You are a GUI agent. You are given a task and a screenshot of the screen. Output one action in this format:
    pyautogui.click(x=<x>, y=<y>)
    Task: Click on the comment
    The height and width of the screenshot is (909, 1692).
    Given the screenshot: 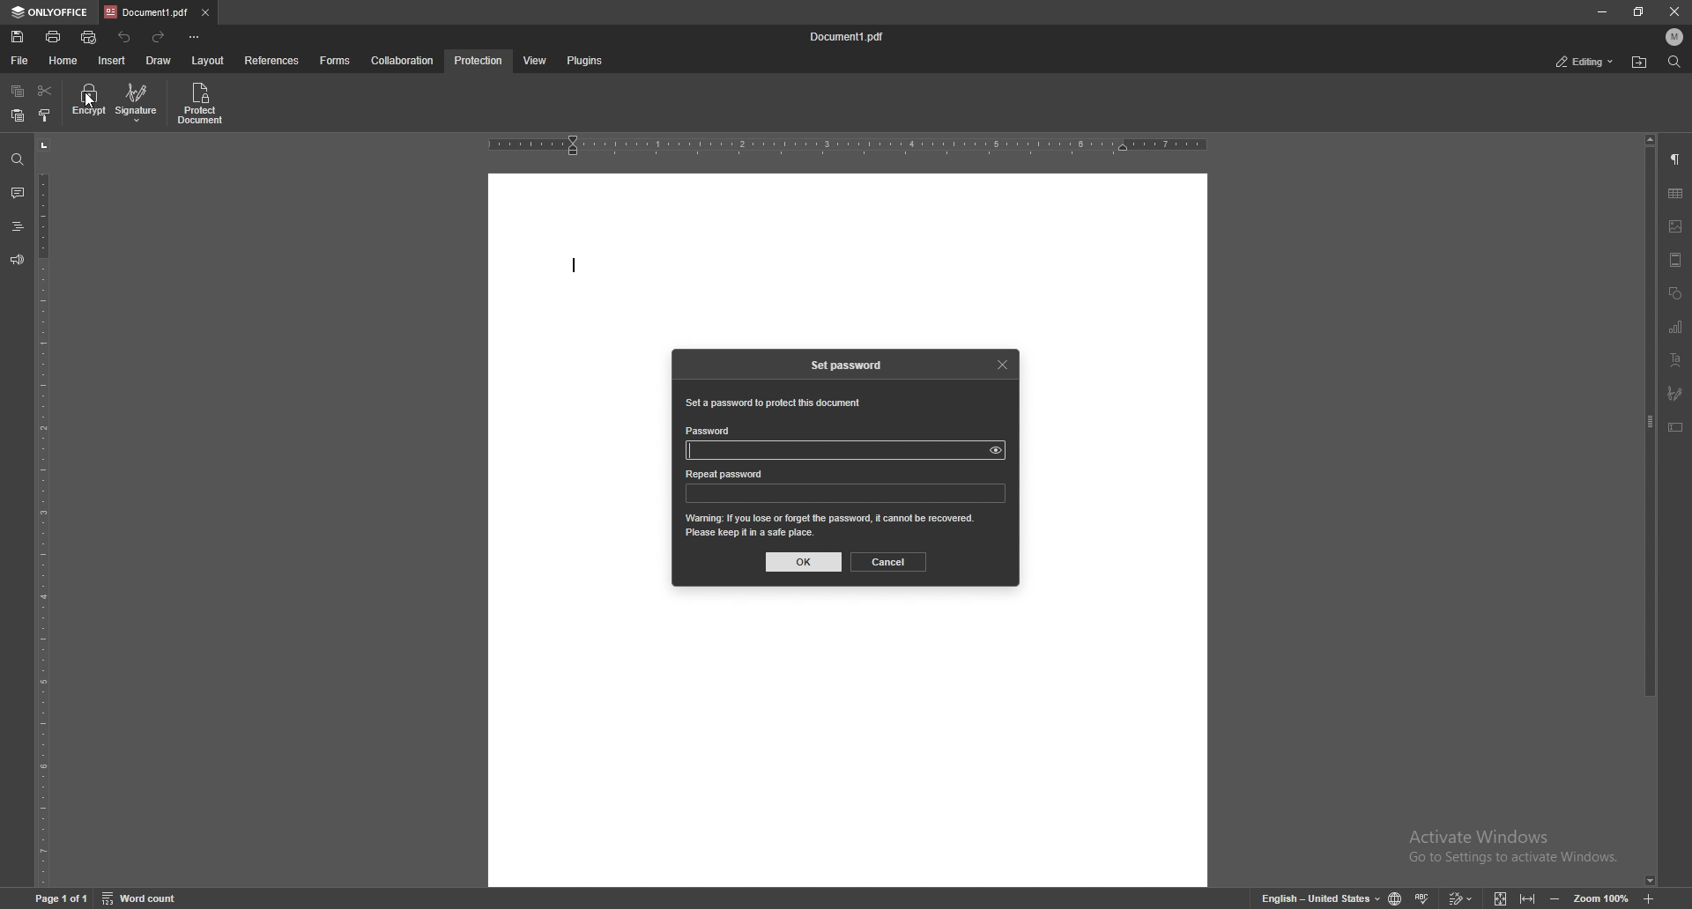 What is the action you would take?
    pyautogui.click(x=18, y=193)
    